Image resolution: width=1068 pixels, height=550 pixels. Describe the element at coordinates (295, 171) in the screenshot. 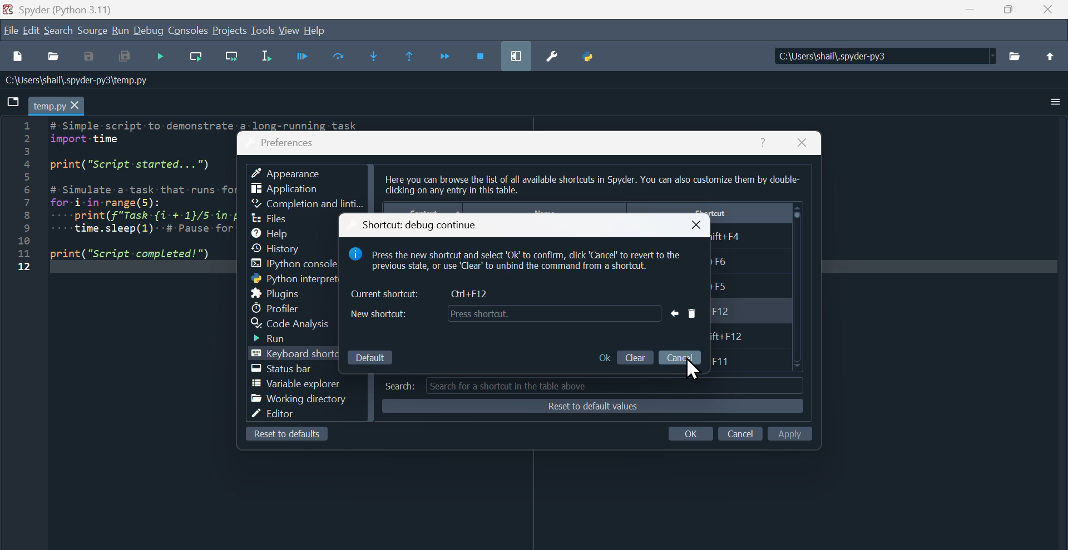

I see `Appearance` at that location.